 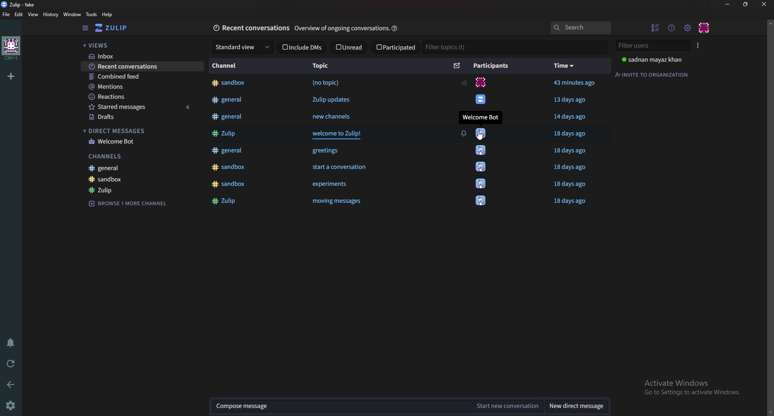 I want to click on icon, so click(x=483, y=133).